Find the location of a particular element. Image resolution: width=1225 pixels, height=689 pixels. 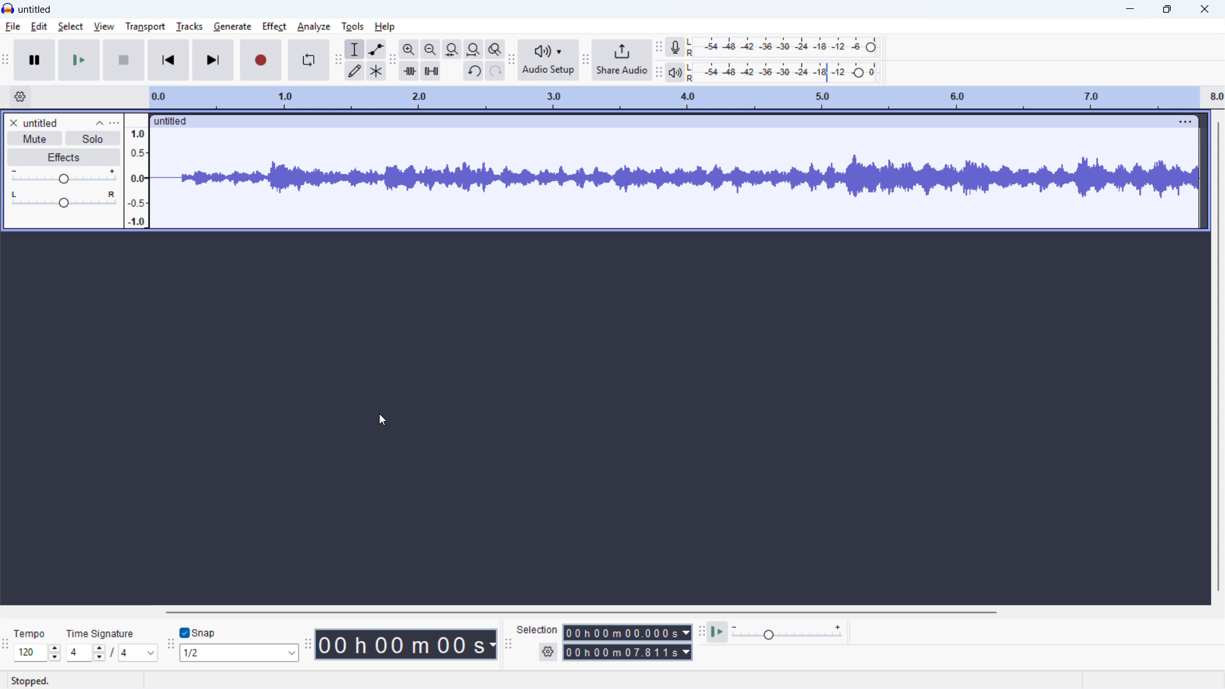

time toolbar is located at coordinates (307, 644).